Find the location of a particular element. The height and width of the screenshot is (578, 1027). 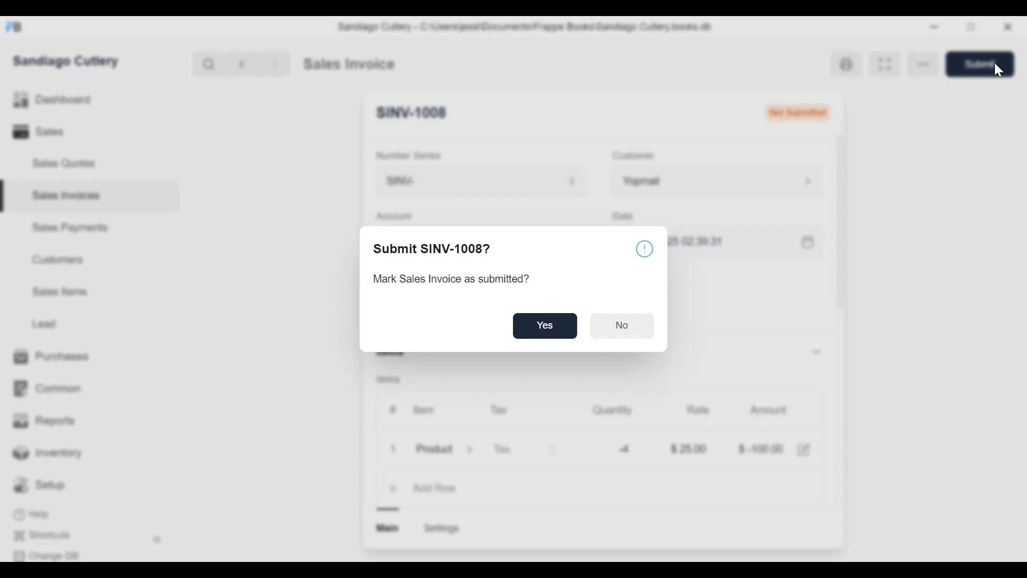

Yes is located at coordinates (546, 325).